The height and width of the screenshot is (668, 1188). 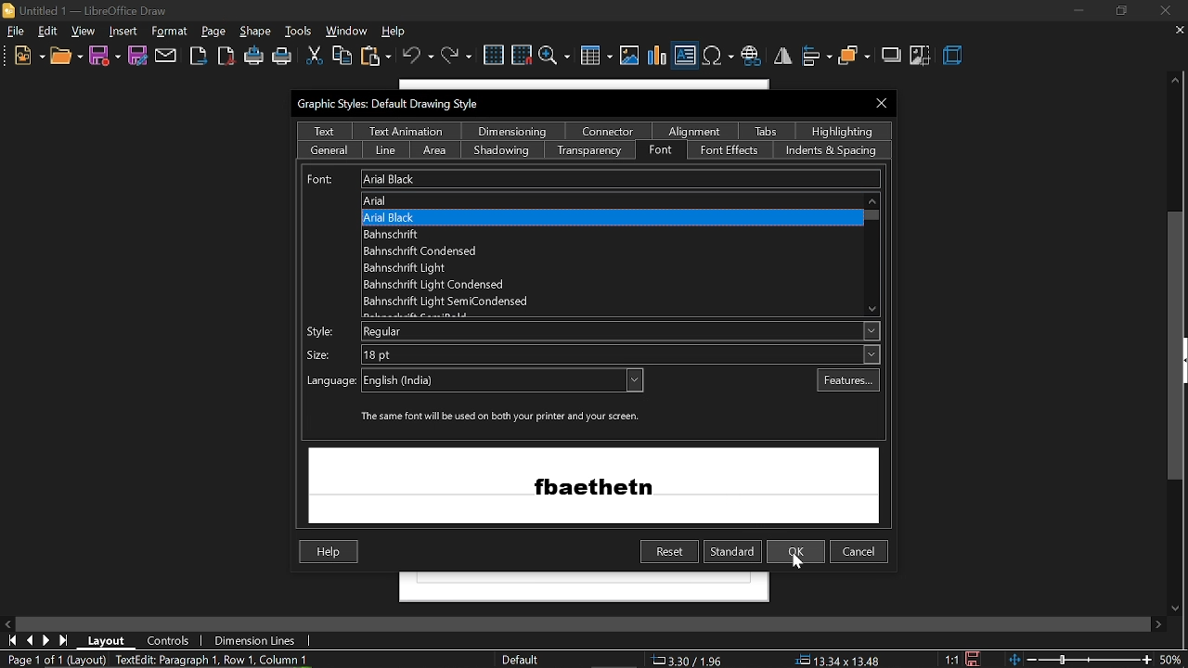 What do you see at coordinates (522, 54) in the screenshot?
I see `snap to grid` at bounding box center [522, 54].